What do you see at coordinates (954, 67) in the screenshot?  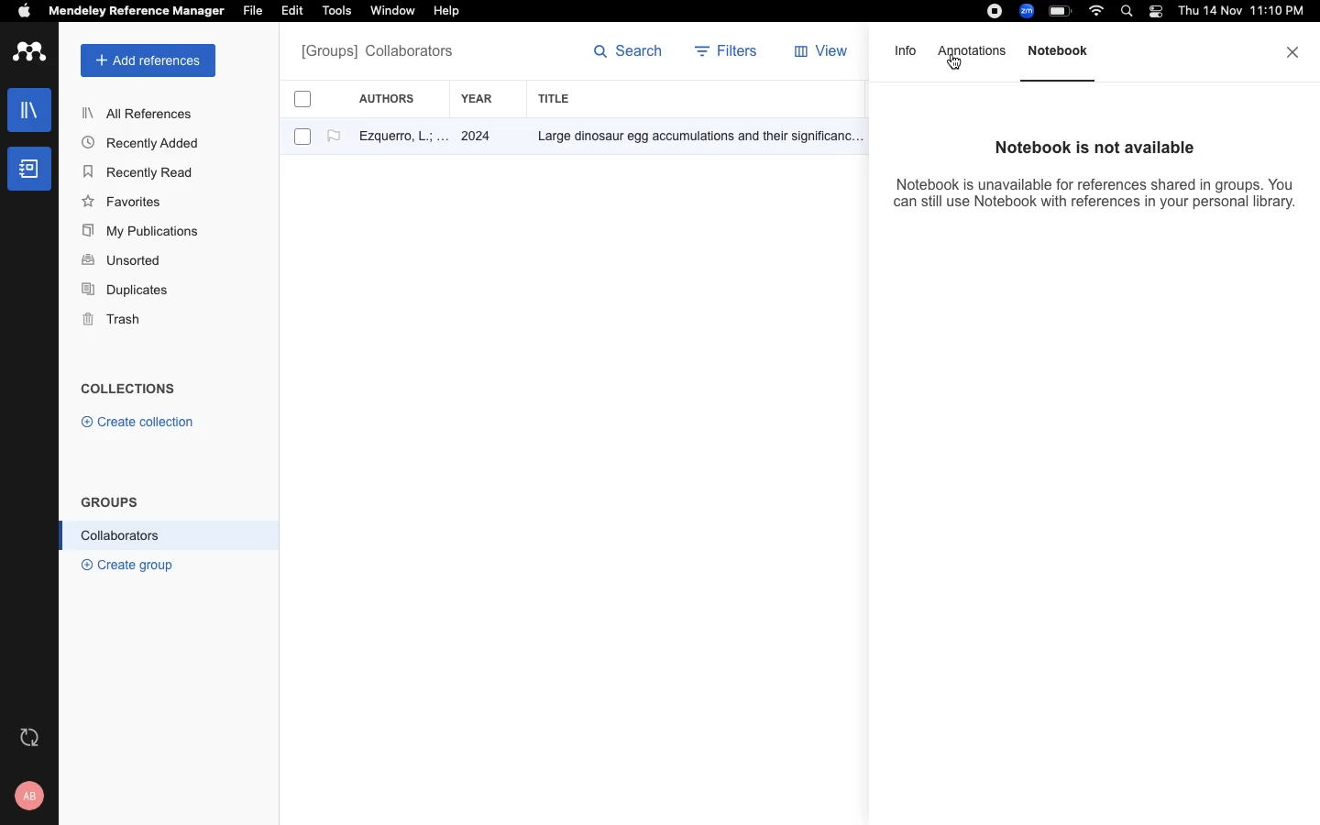 I see `cursor` at bounding box center [954, 67].